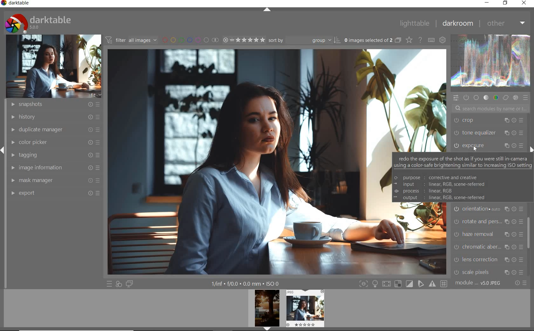  What do you see at coordinates (432, 41) in the screenshot?
I see `DEFINE KEYBOARD SHORTCUT` at bounding box center [432, 41].